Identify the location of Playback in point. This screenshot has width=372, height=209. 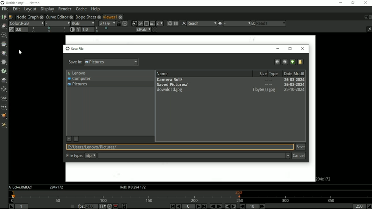
(21, 206).